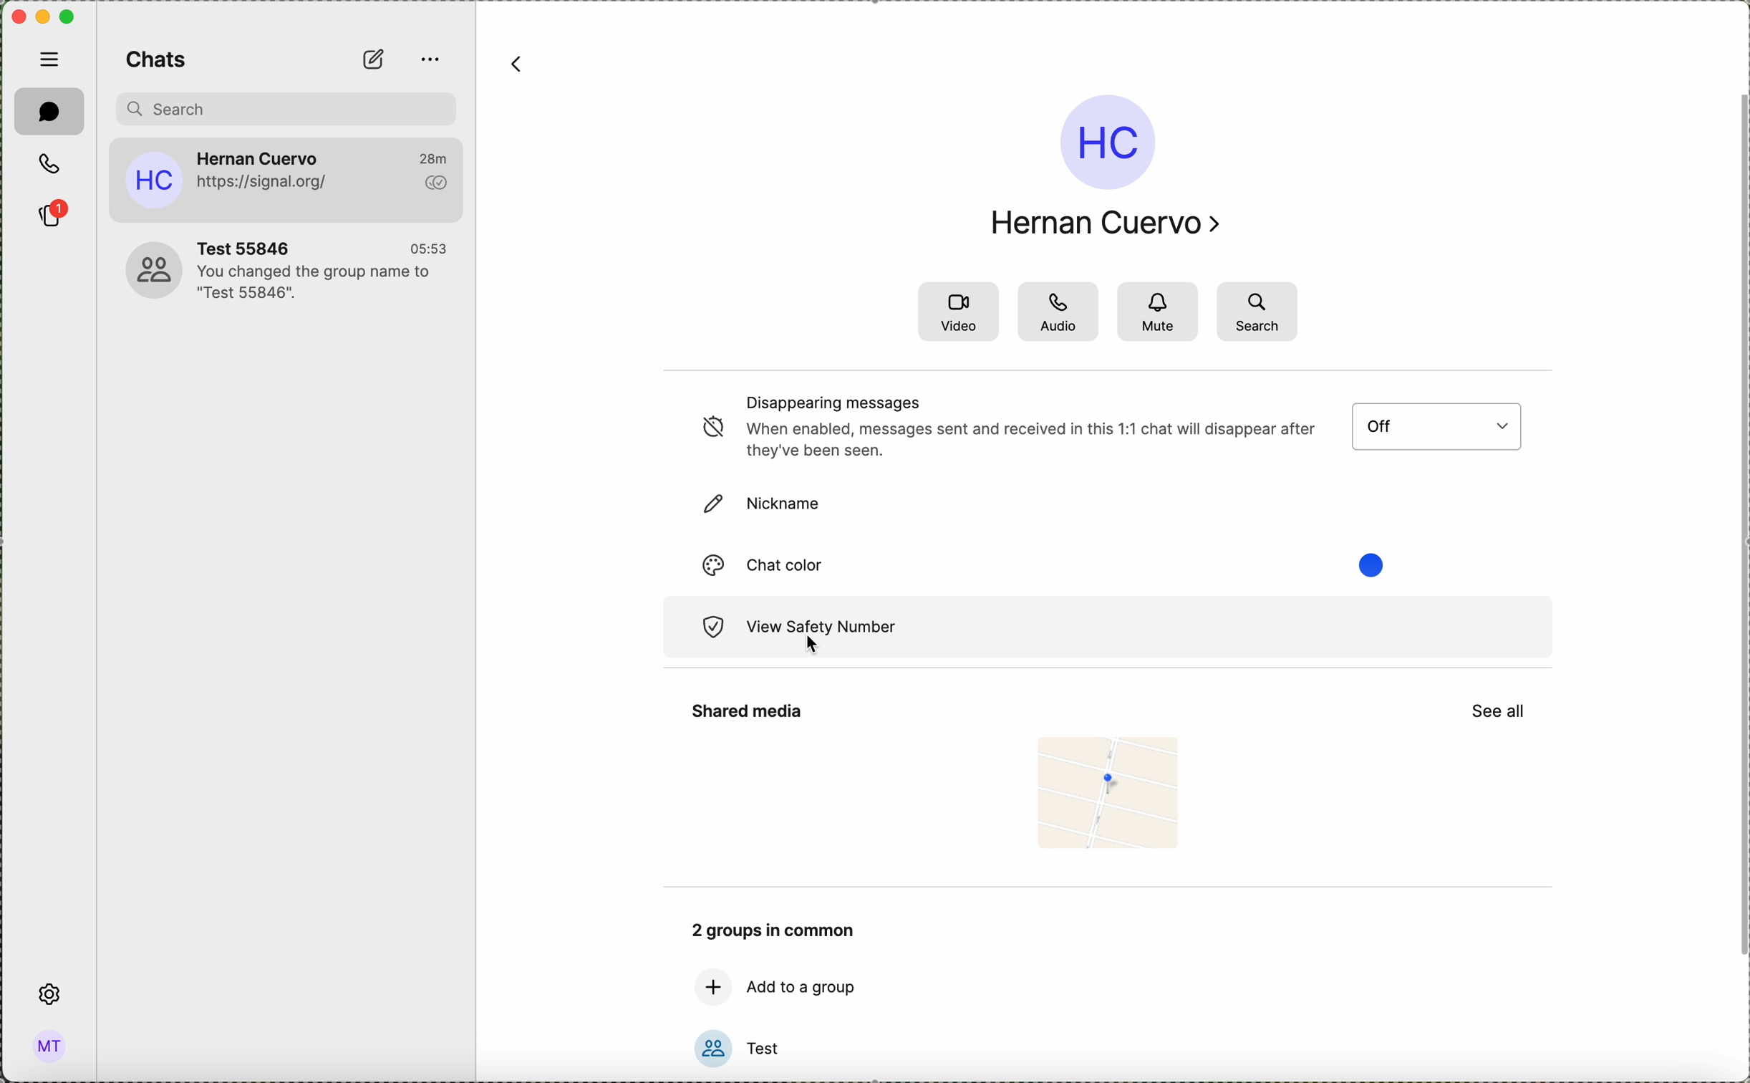 This screenshot has width=1750, height=1083. I want to click on map, so click(1111, 797).